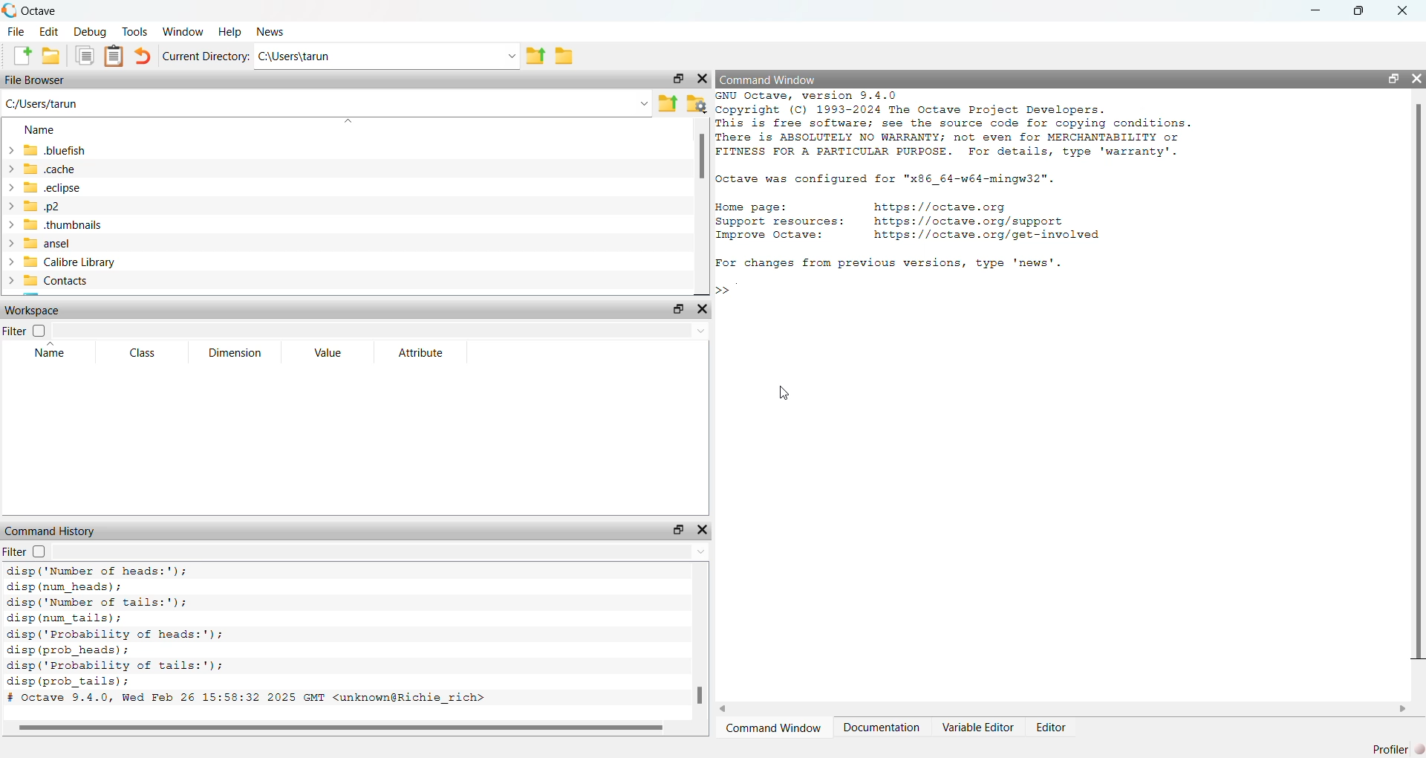 The height and width of the screenshot is (758, 1426). I want to click on Workspace, so click(33, 311).